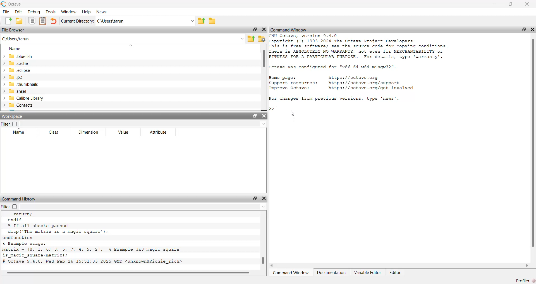 The height and width of the screenshot is (284, 536). Describe the element at coordinates (255, 29) in the screenshot. I see `maximize` at that location.